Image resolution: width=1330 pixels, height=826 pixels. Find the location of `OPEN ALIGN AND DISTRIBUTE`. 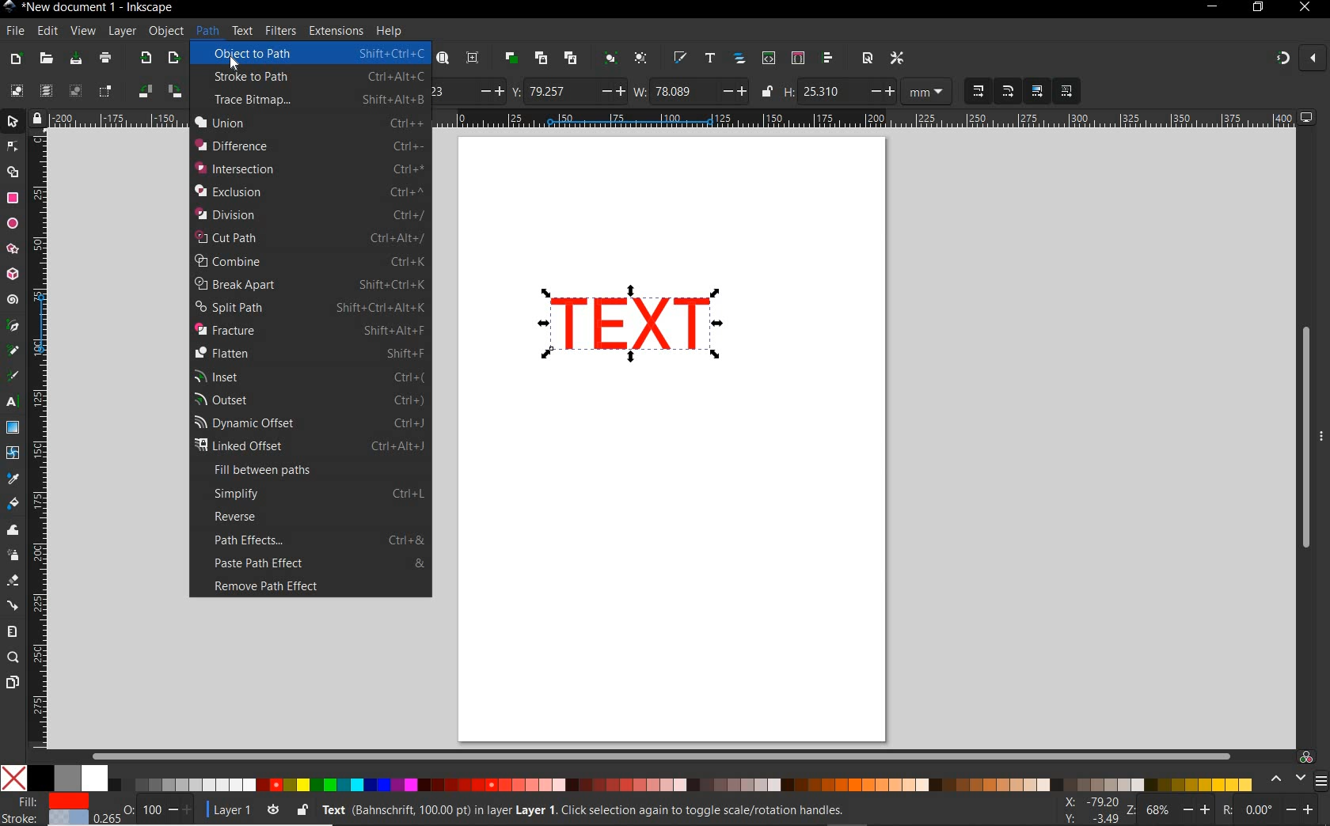

OPEN ALIGN AND DISTRIBUTE is located at coordinates (828, 58).